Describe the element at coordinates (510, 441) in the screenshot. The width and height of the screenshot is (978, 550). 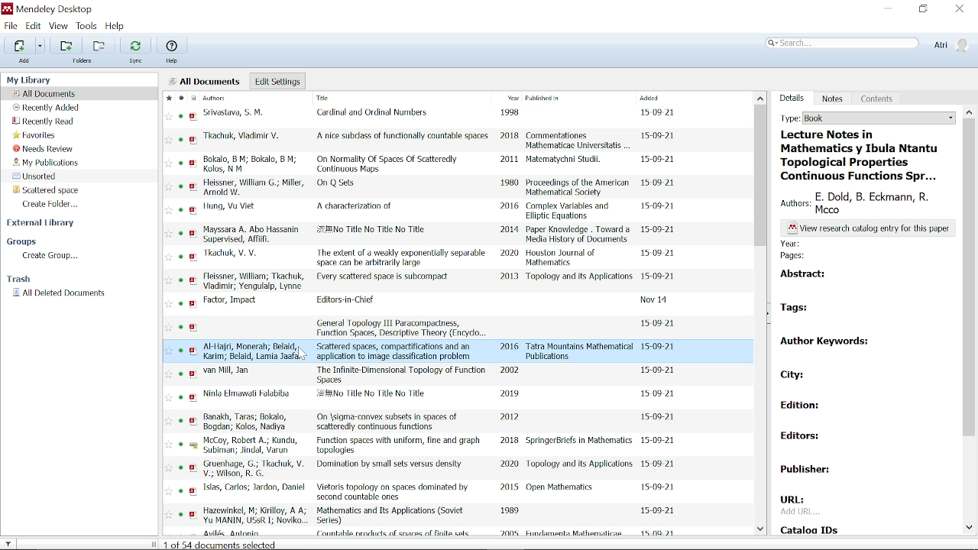
I see `2018` at that location.